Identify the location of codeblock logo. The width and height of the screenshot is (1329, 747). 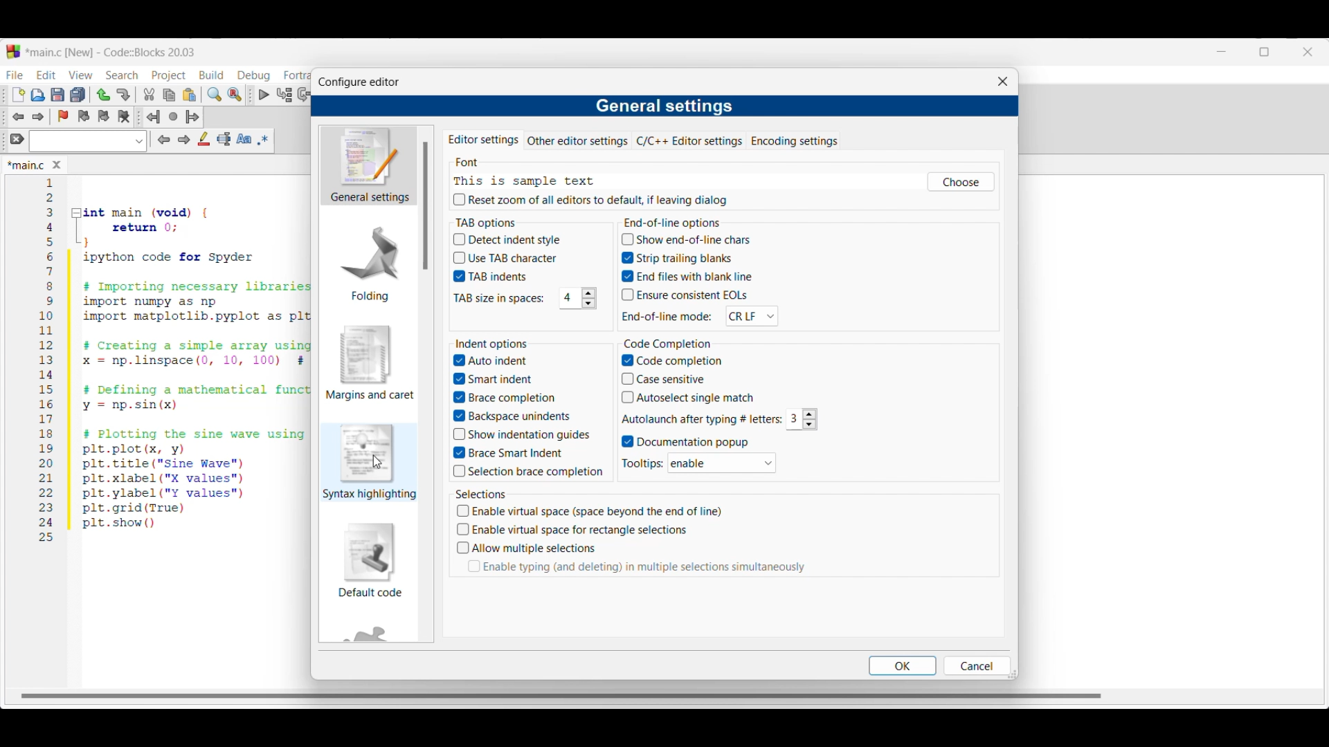
(13, 52).